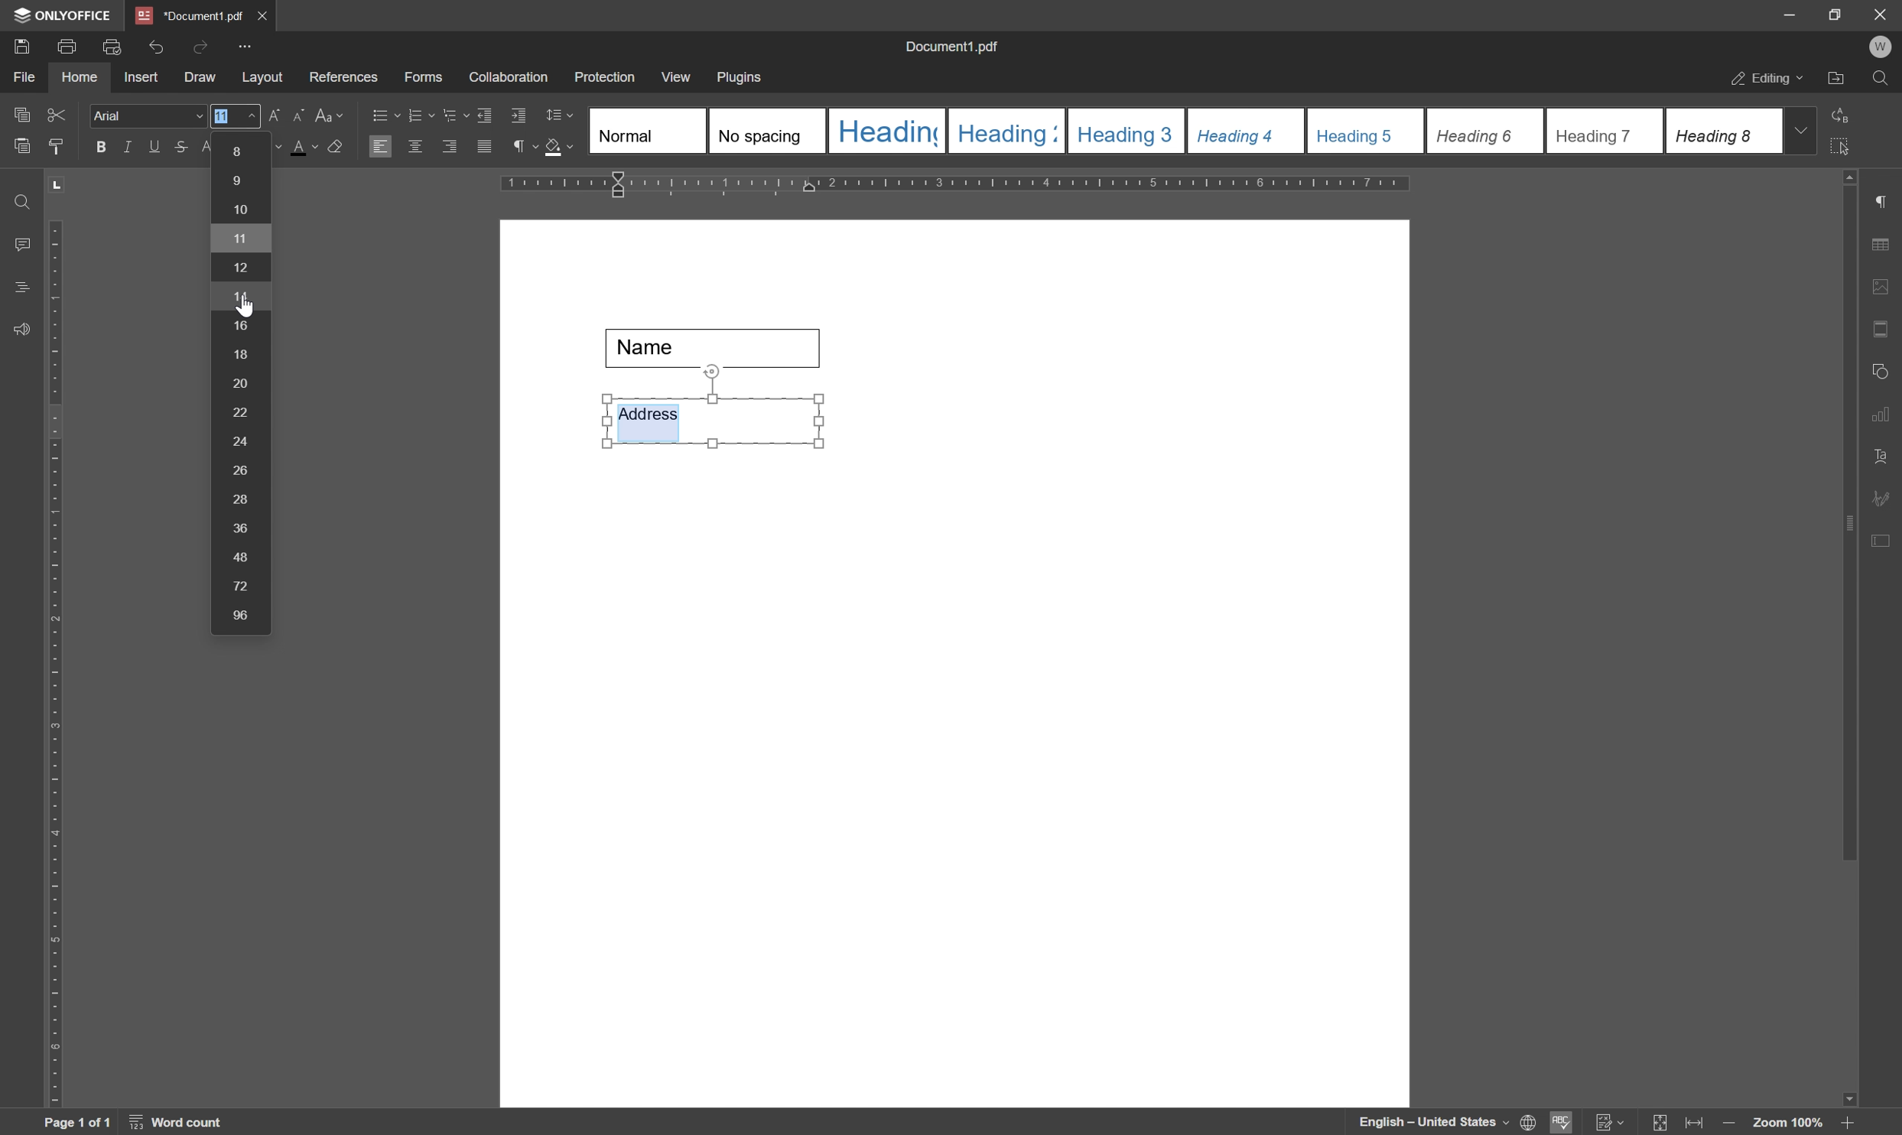 The height and width of the screenshot is (1135, 1902). Describe the element at coordinates (720, 348) in the screenshot. I see `Name` at that location.